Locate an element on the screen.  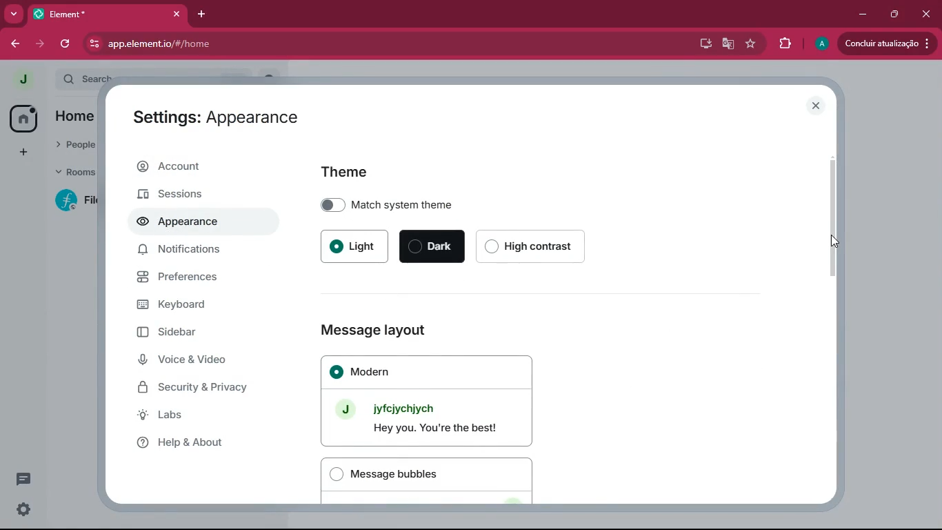
High contrast is located at coordinates (533, 247).